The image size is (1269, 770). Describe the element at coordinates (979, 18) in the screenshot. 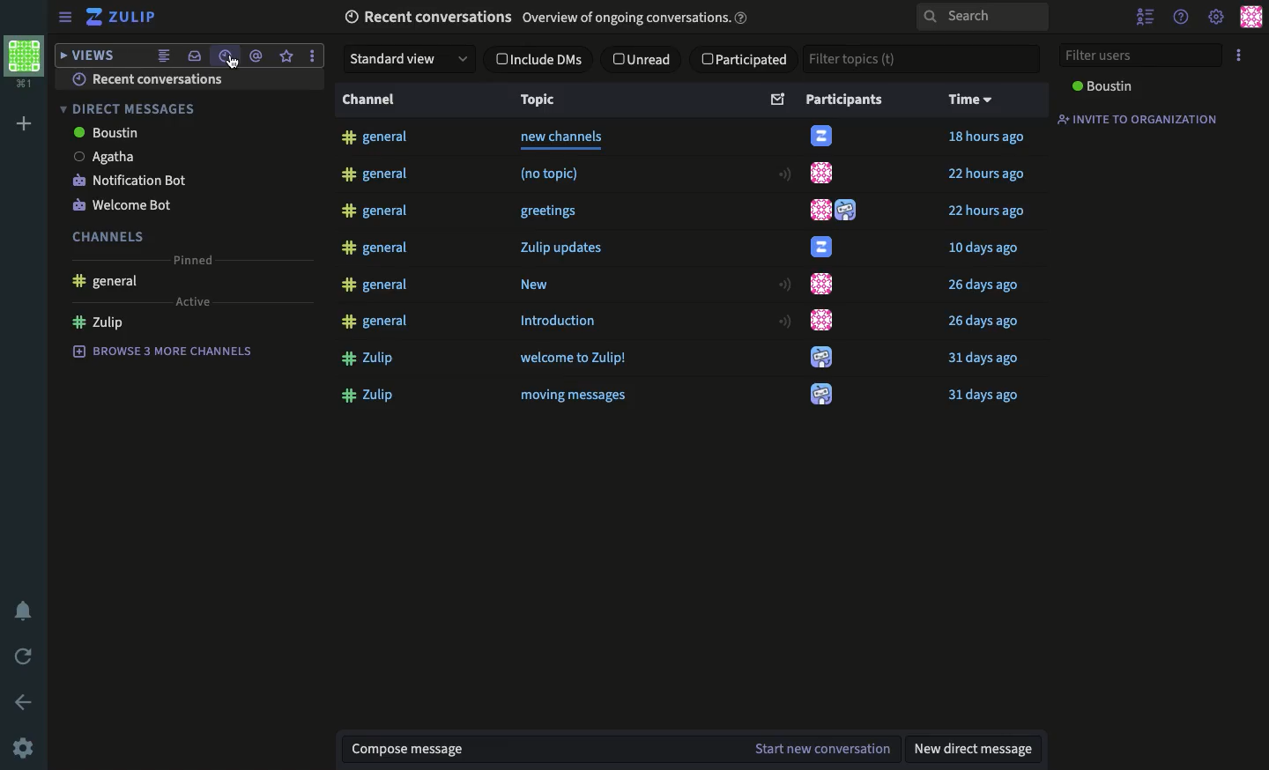

I see `search` at that location.